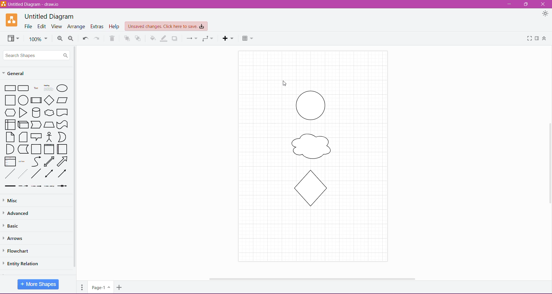 The width and height of the screenshot is (552, 294). Describe the element at coordinates (17, 73) in the screenshot. I see `General` at that location.